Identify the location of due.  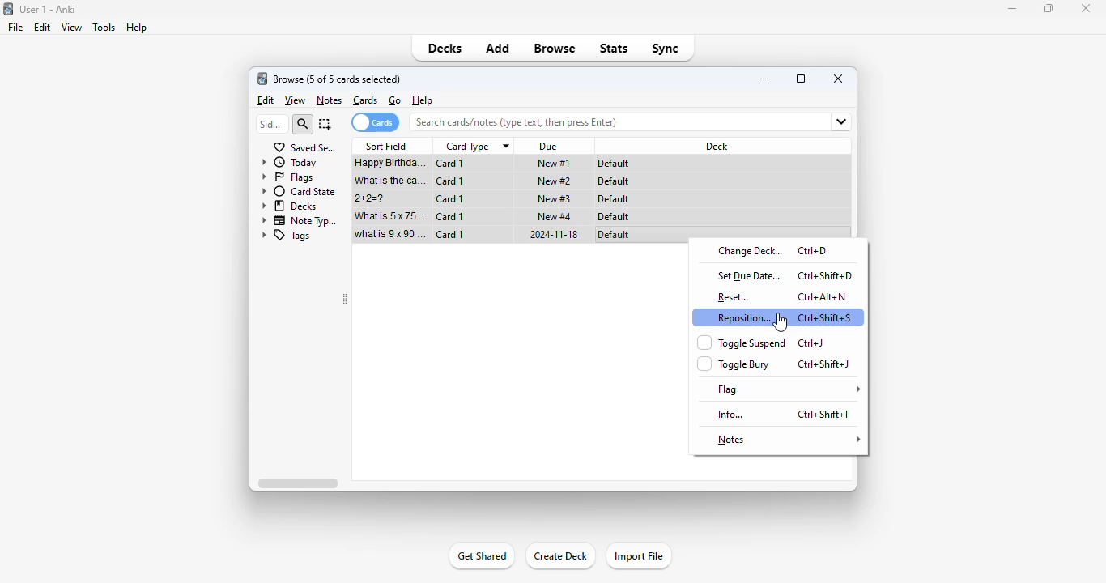
(550, 147).